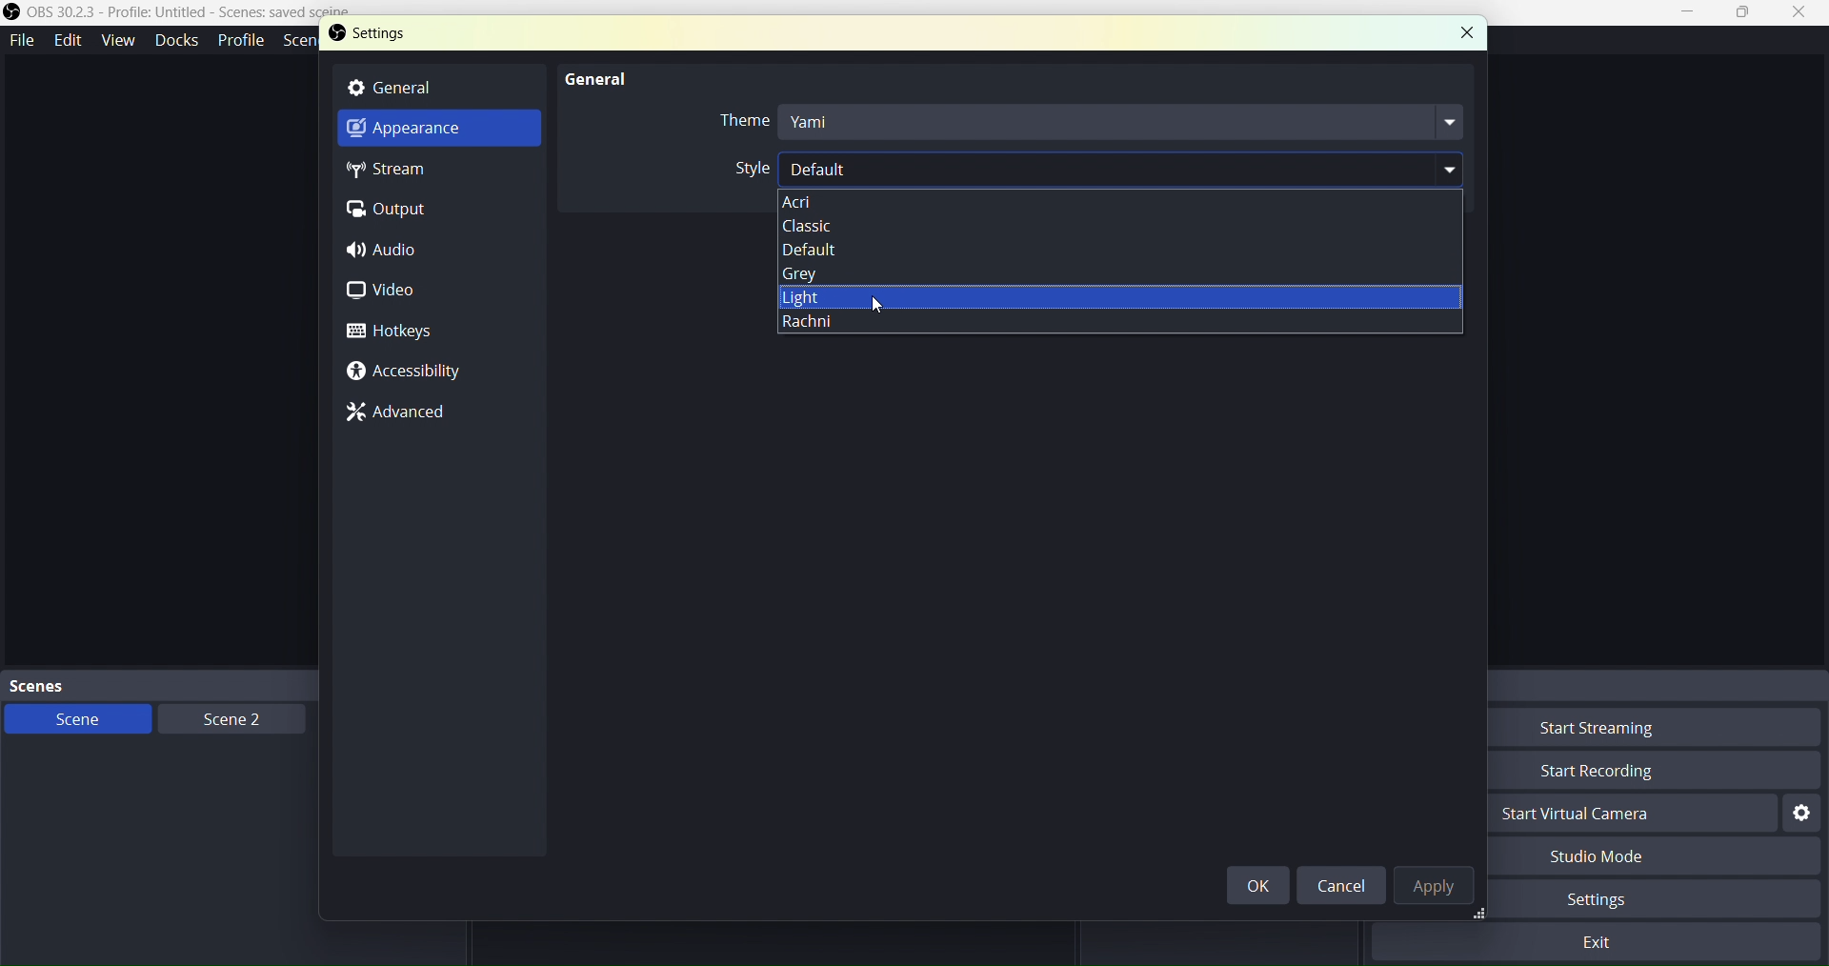  What do you see at coordinates (1632, 731) in the screenshot?
I see `Start Streaming` at bounding box center [1632, 731].